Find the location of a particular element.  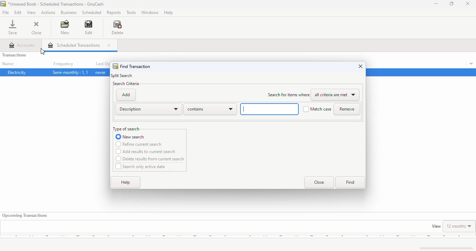

title is located at coordinates (57, 4).